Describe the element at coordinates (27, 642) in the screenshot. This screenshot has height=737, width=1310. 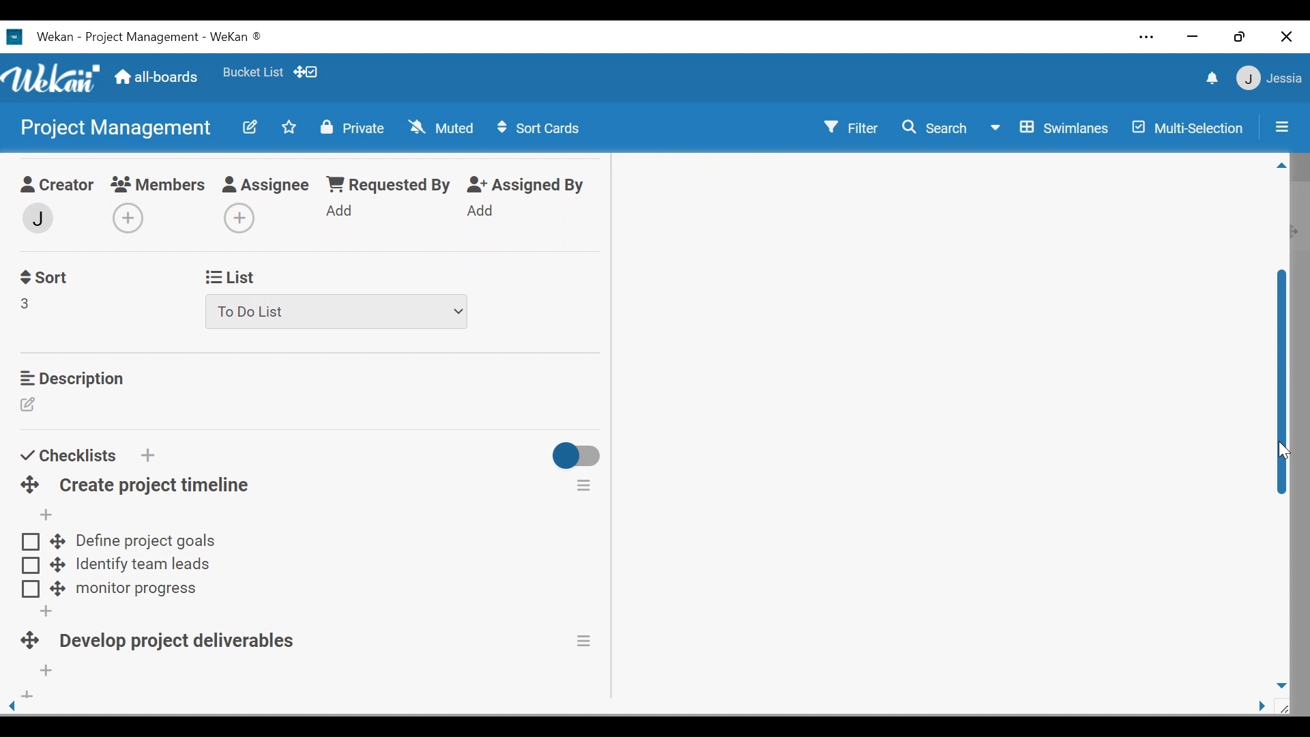
I see `Desktop drag handles` at that location.